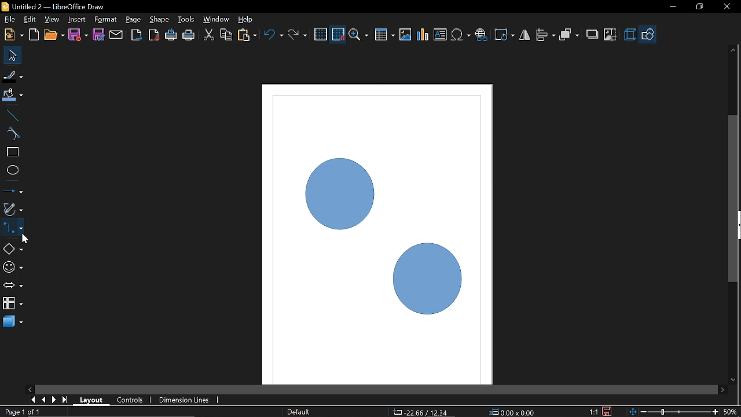 This screenshot has width=741, height=417. What do you see at coordinates (570, 35) in the screenshot?
I see `Arrange` at bounding box center [570, 35].